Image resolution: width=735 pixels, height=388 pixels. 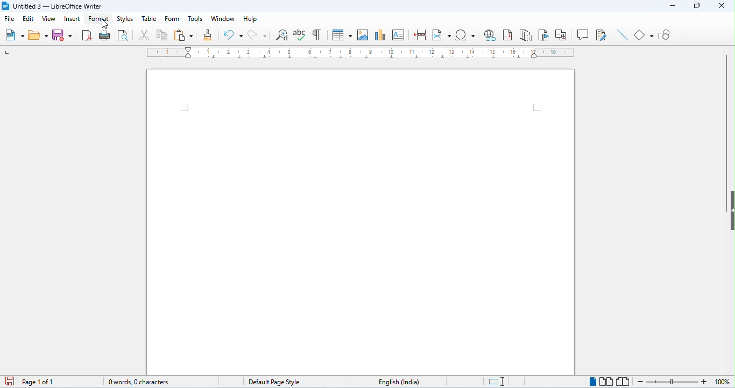 What do you see at coordinates (694, 6) in the screenshot?
I see `maximize` at bounding box center [694, 6].